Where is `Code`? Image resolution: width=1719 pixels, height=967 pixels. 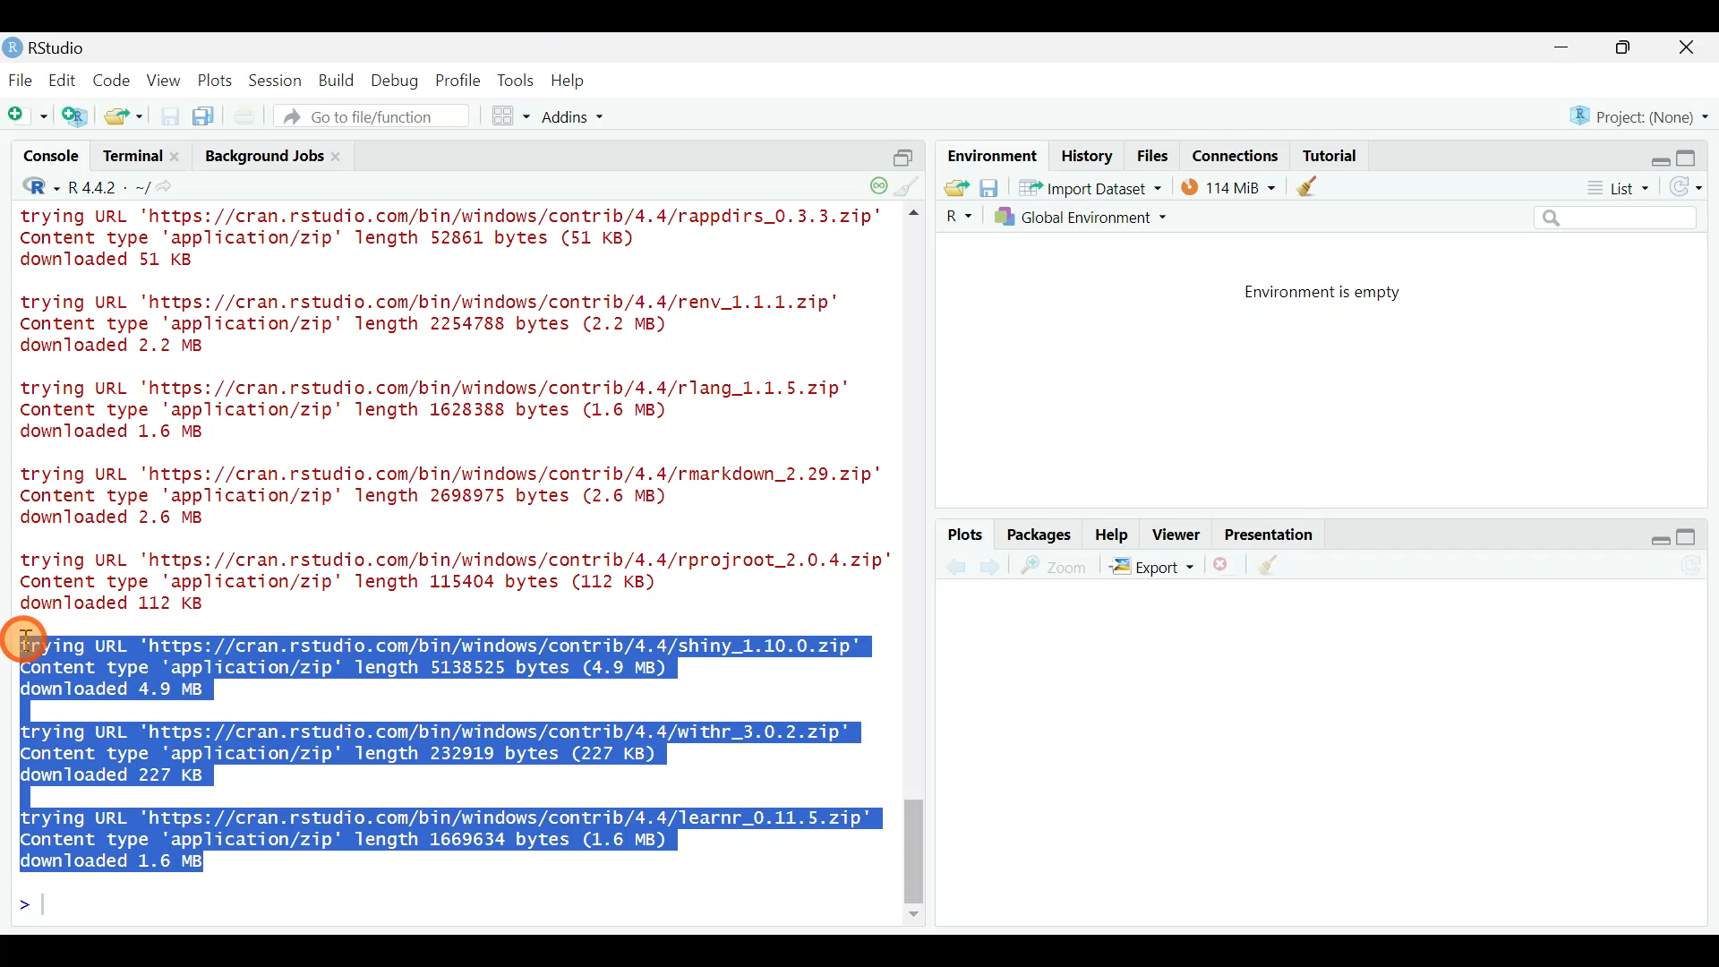 Code is located at coordinates (114, 79).